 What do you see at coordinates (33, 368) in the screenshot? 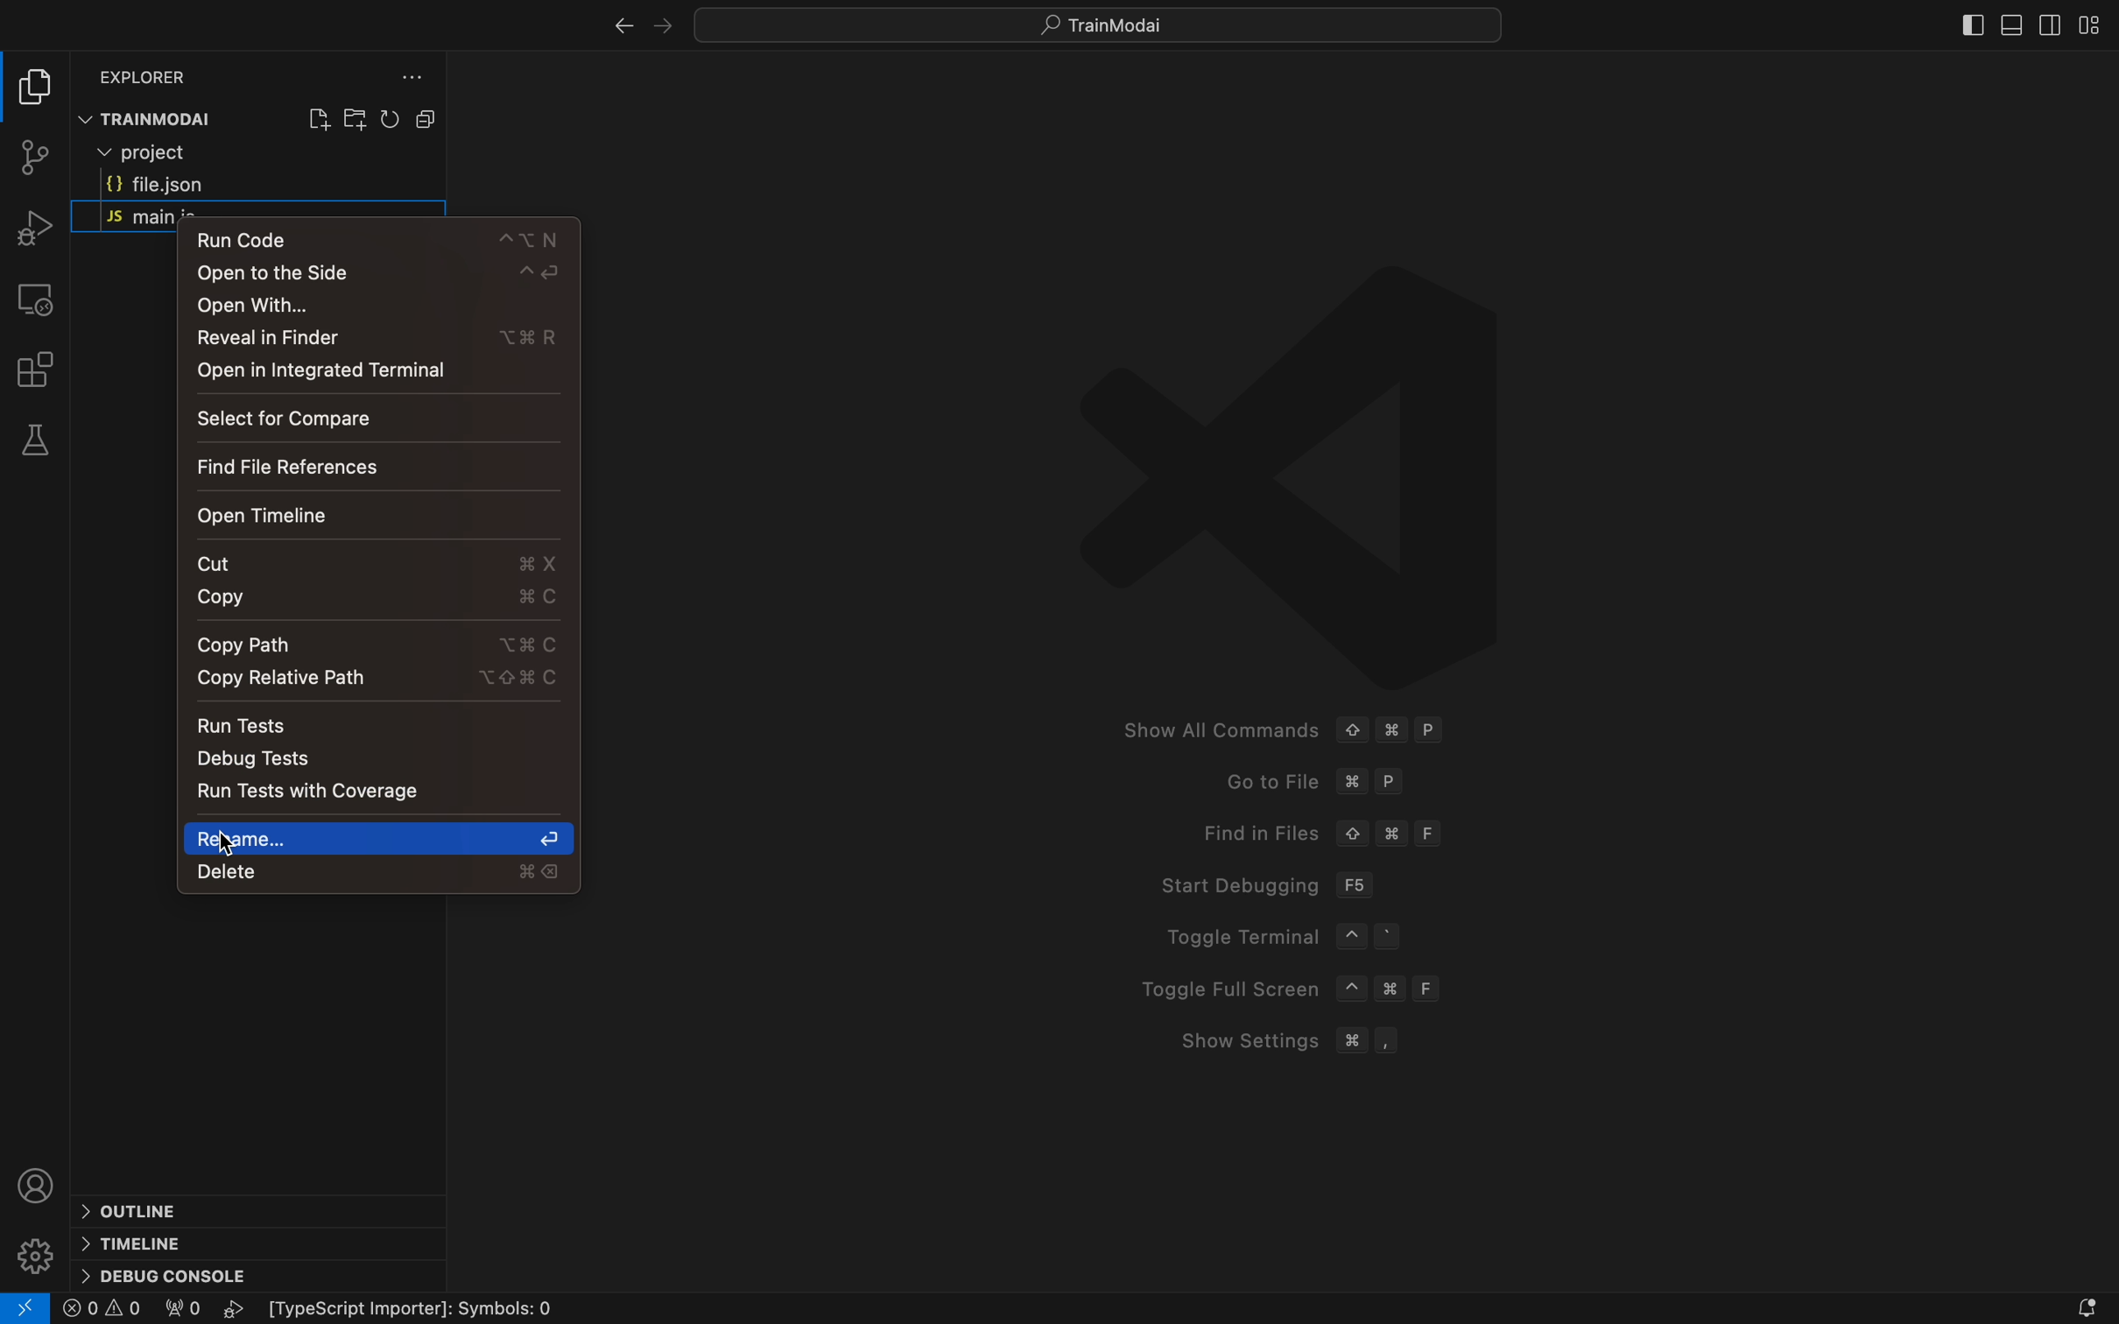
I see `extensions` at bounding box center [33, 368].